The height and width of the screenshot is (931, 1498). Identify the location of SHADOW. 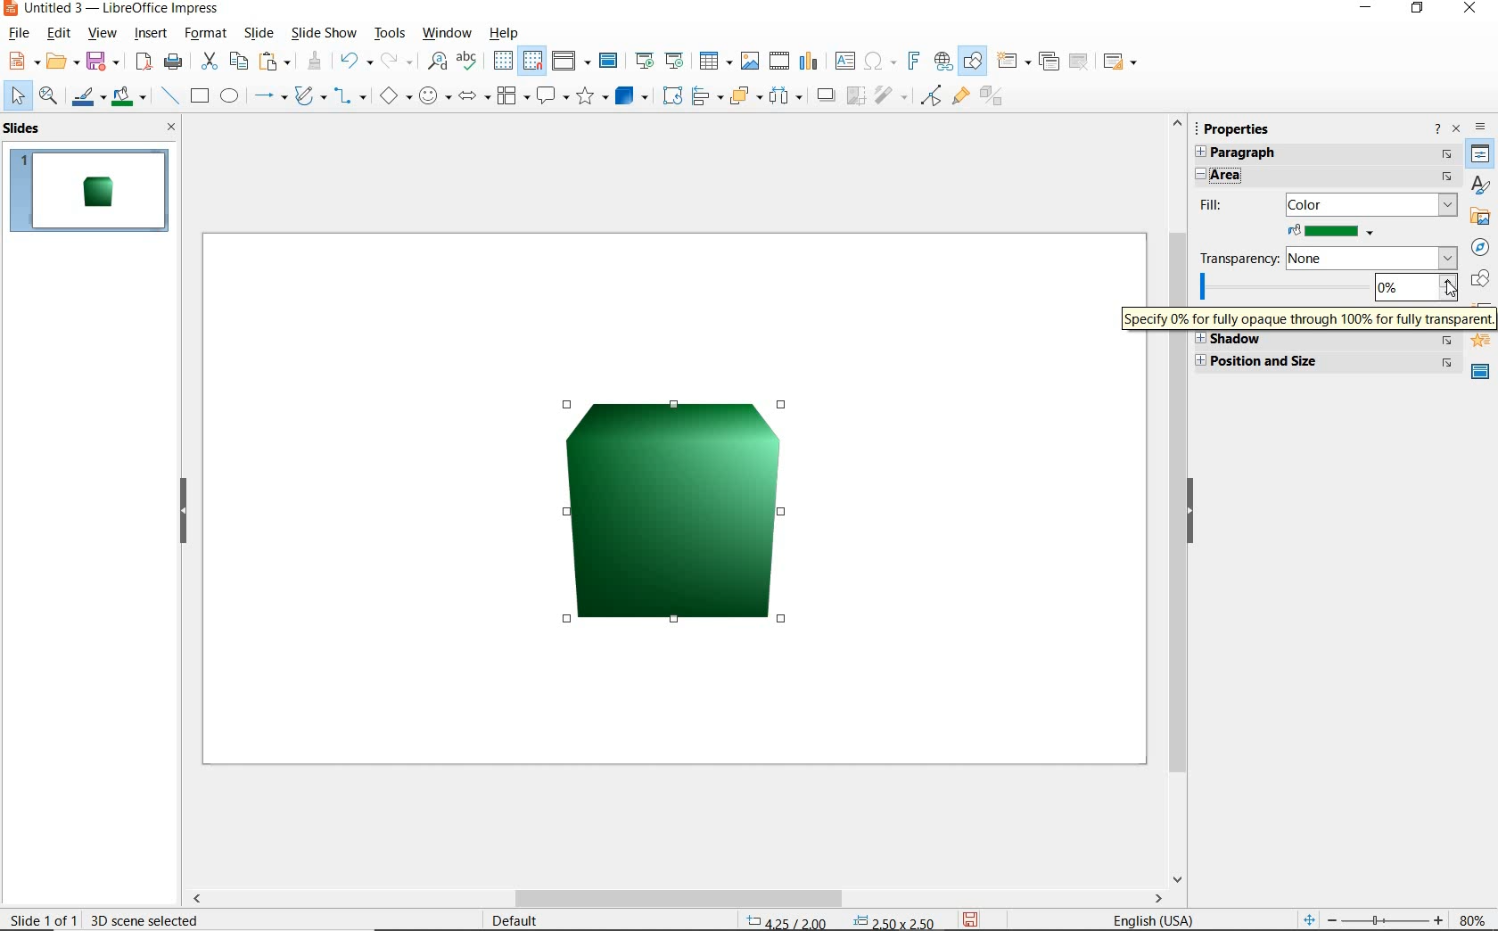
(1327, 342).